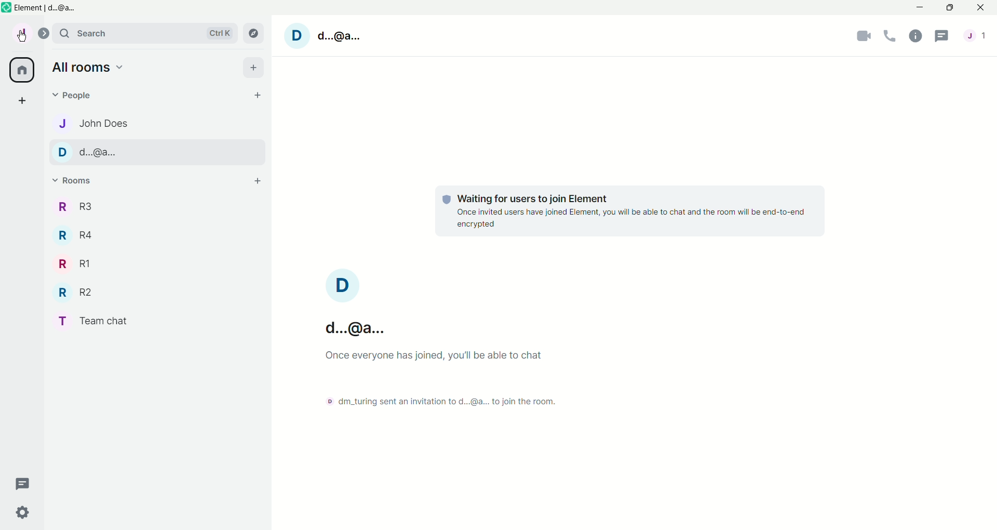 The image size is (997, 530). I want to click on R3 - Room Name, so click(74, 207).